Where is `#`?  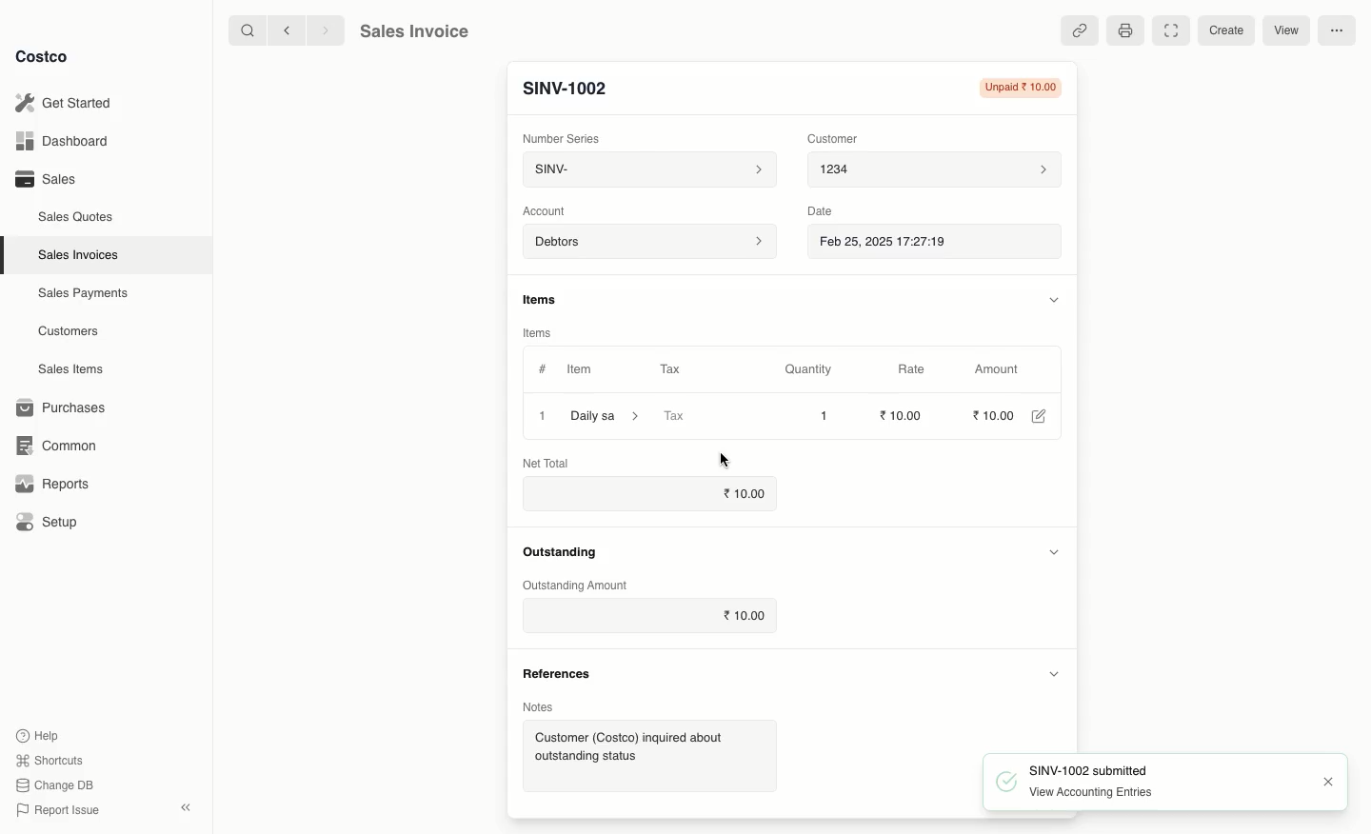 # is located at coordinates (543, 369).